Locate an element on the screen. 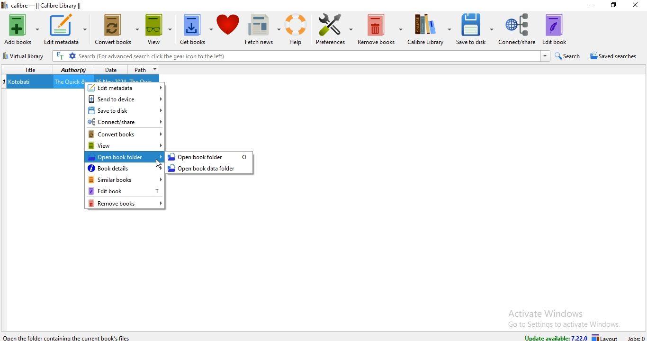 The height and width of the screenshot is (341, 647). help is located at coordinates (296, 29).